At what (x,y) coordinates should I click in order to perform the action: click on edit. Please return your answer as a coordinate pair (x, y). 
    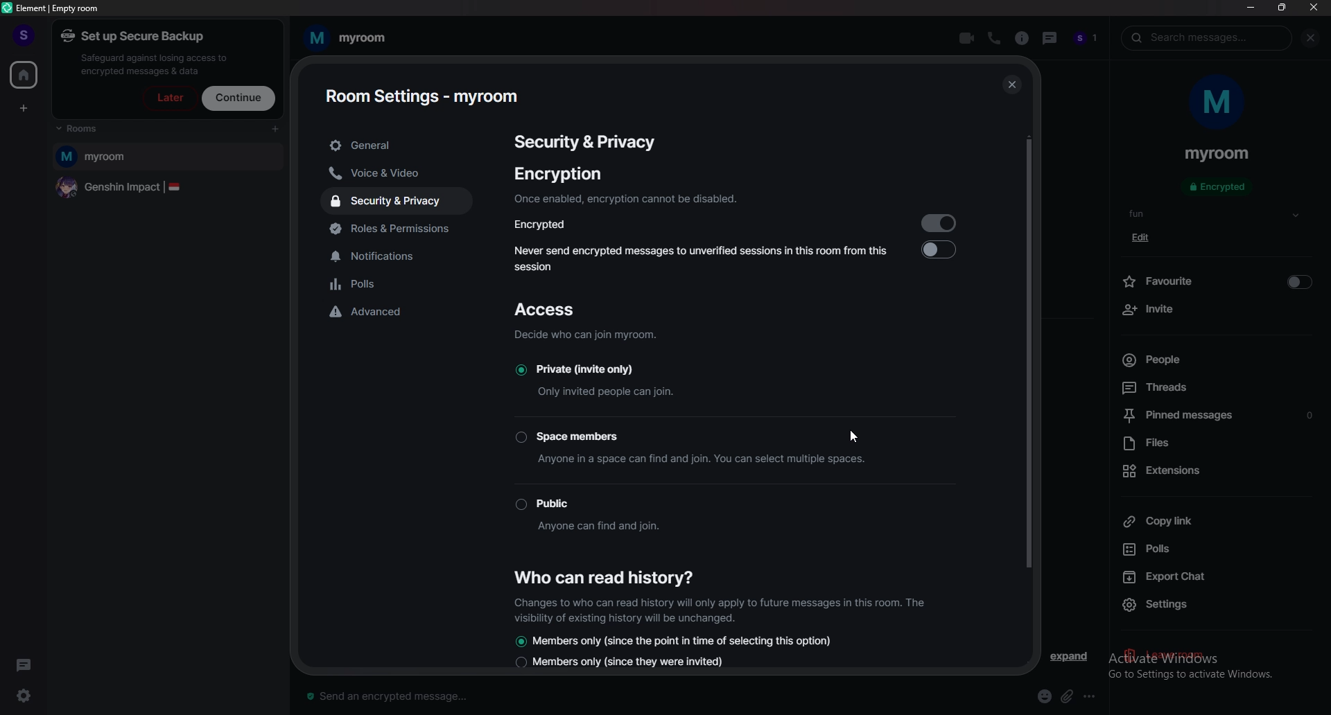
    Looking at the image, I should click on (1145, 237).